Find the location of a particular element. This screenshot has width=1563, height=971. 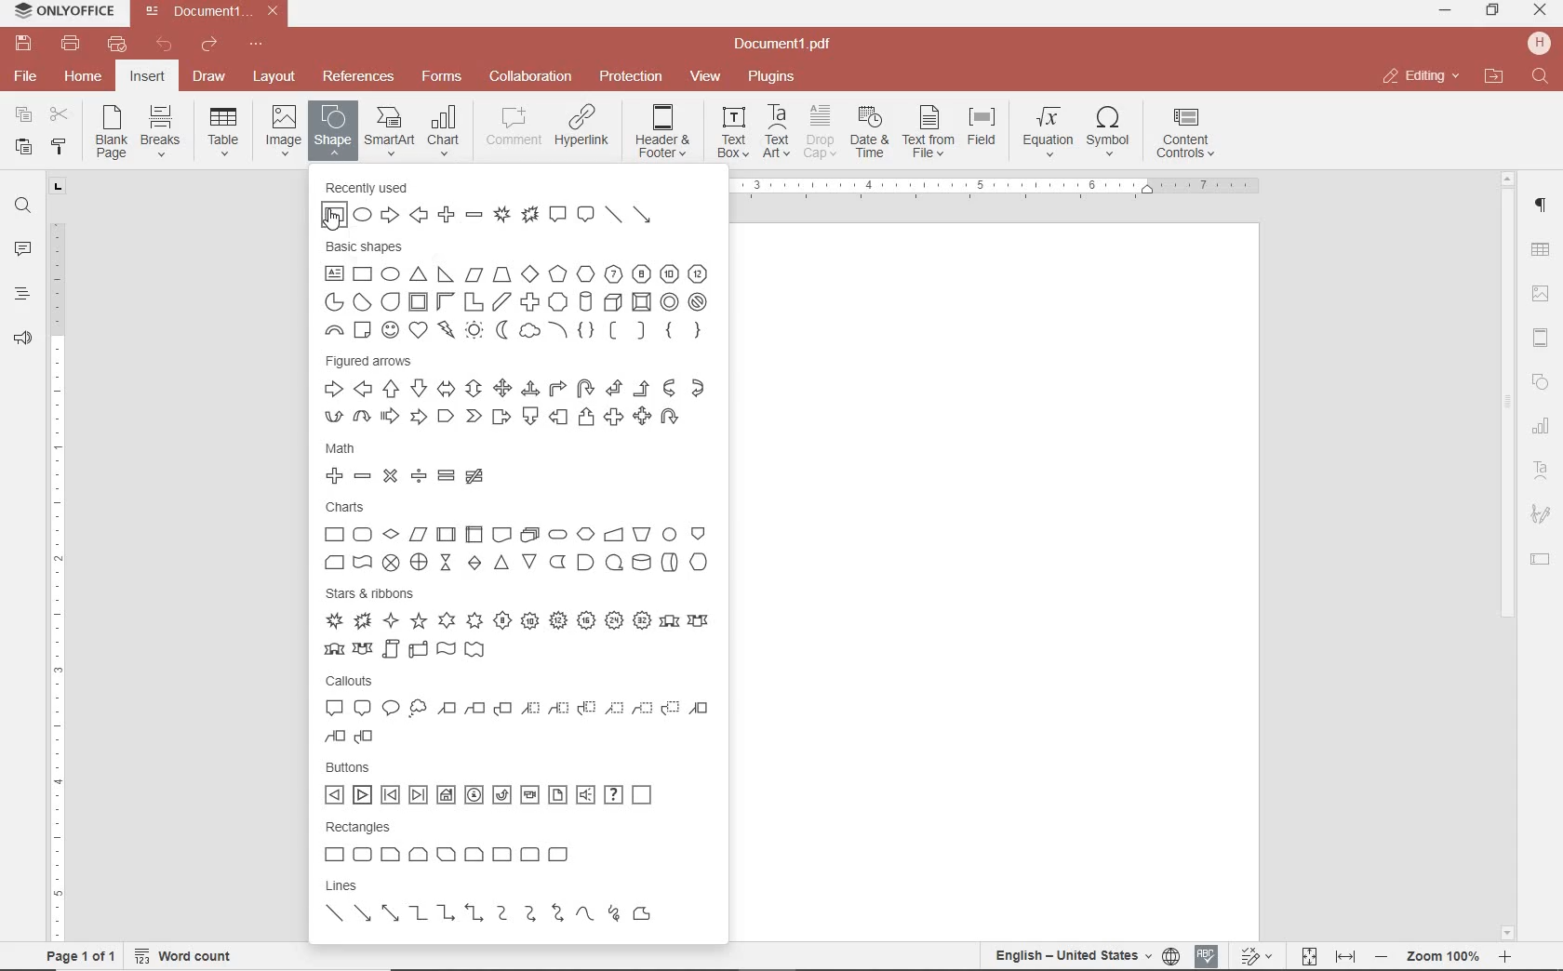

layout is located at coordinates (277, 78).